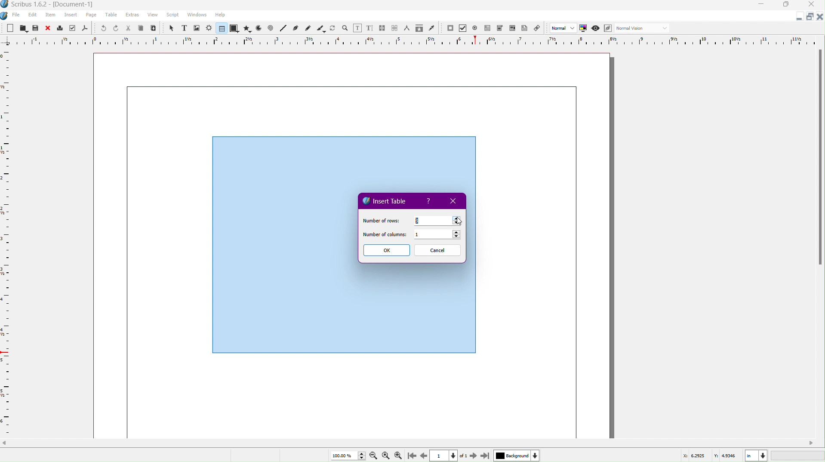  I want to click on OK, so click(386, 250).